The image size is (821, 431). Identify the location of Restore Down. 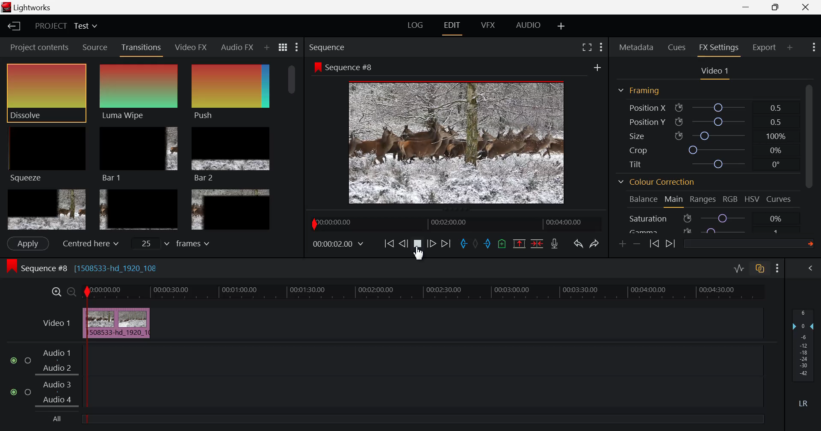
(748, 7).